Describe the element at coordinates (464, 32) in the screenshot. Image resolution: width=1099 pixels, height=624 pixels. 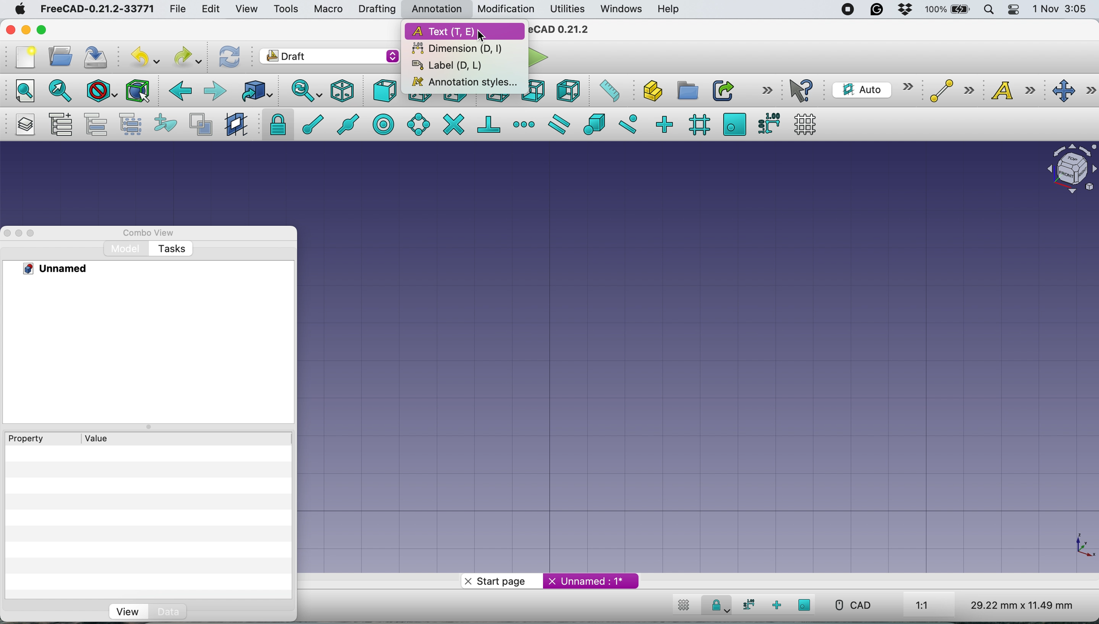
I see `text` at that location.